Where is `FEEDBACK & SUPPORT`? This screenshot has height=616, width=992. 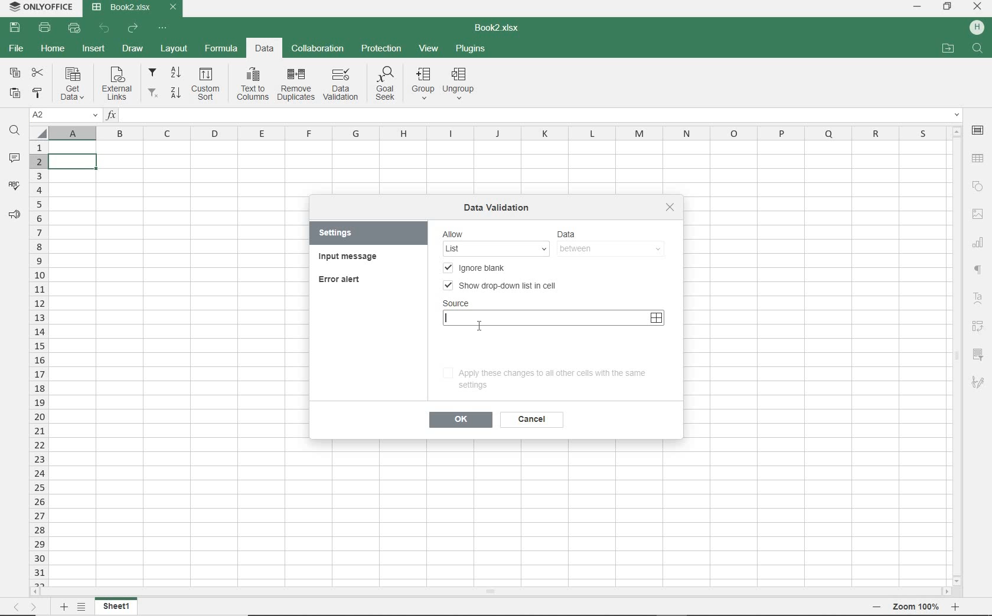
FEEDBACK & SUPPORT is located at coordinates (15, 215).